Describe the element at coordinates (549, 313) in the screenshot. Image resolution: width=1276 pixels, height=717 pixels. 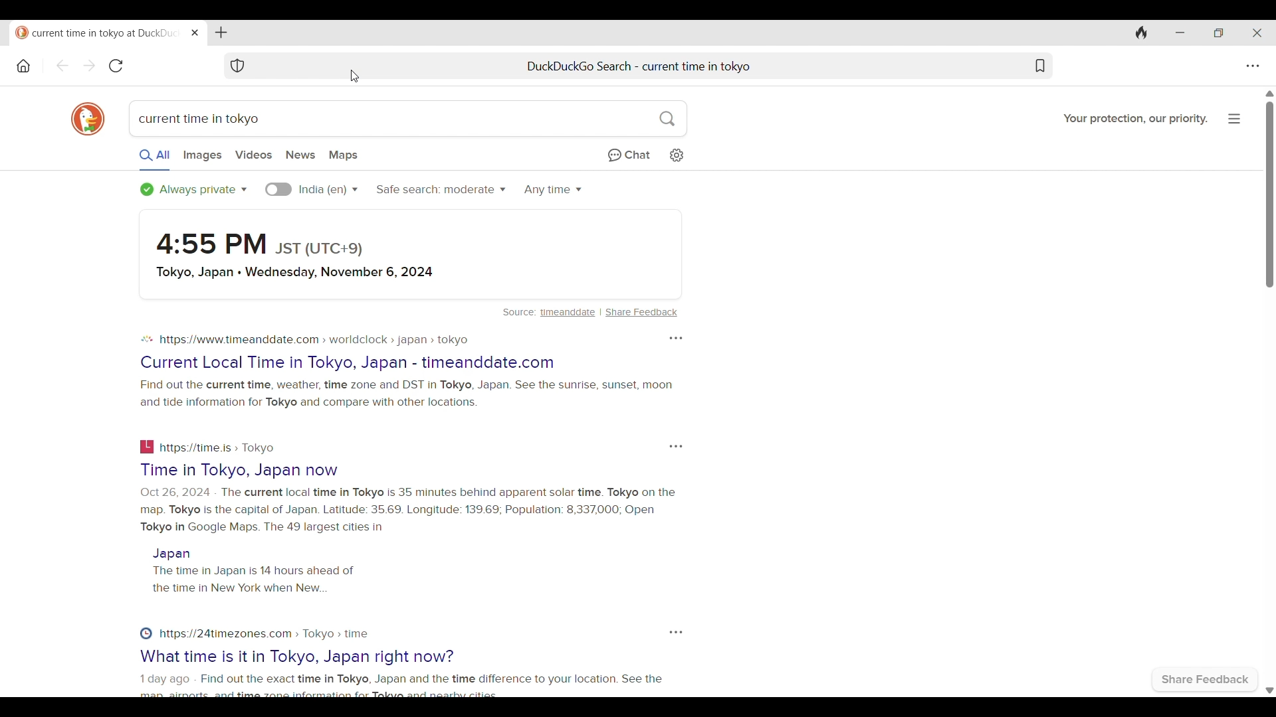
I see `Source: timeanddate` at that location.